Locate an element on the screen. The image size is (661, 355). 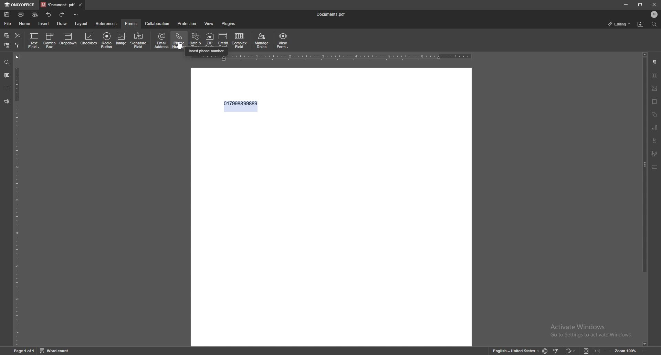
email address is located at coordinates (161, 40).